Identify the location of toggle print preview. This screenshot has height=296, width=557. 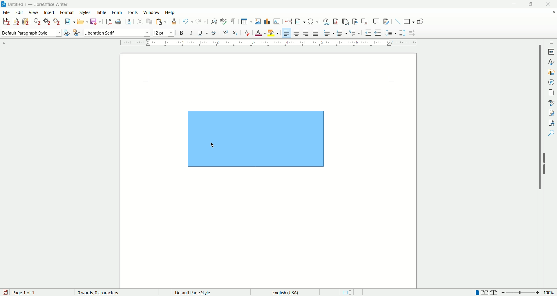
(128, 22).